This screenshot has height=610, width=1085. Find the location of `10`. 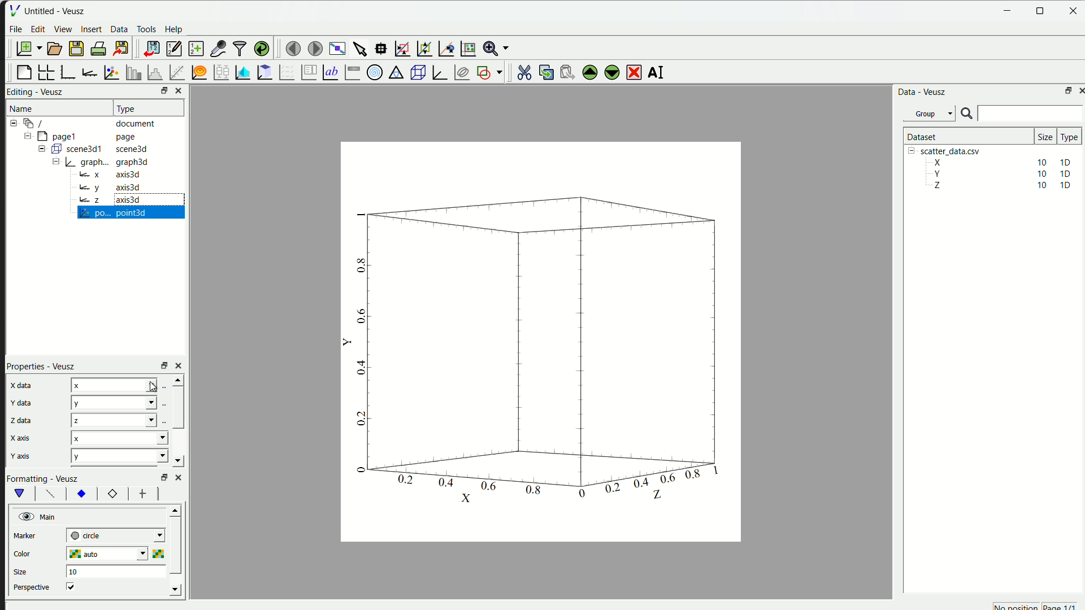

10 is located at coordinates (72, 572).